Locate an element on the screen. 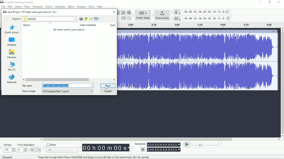 The image size is (284, 159). Libraries is located at coordinates (12, 54).